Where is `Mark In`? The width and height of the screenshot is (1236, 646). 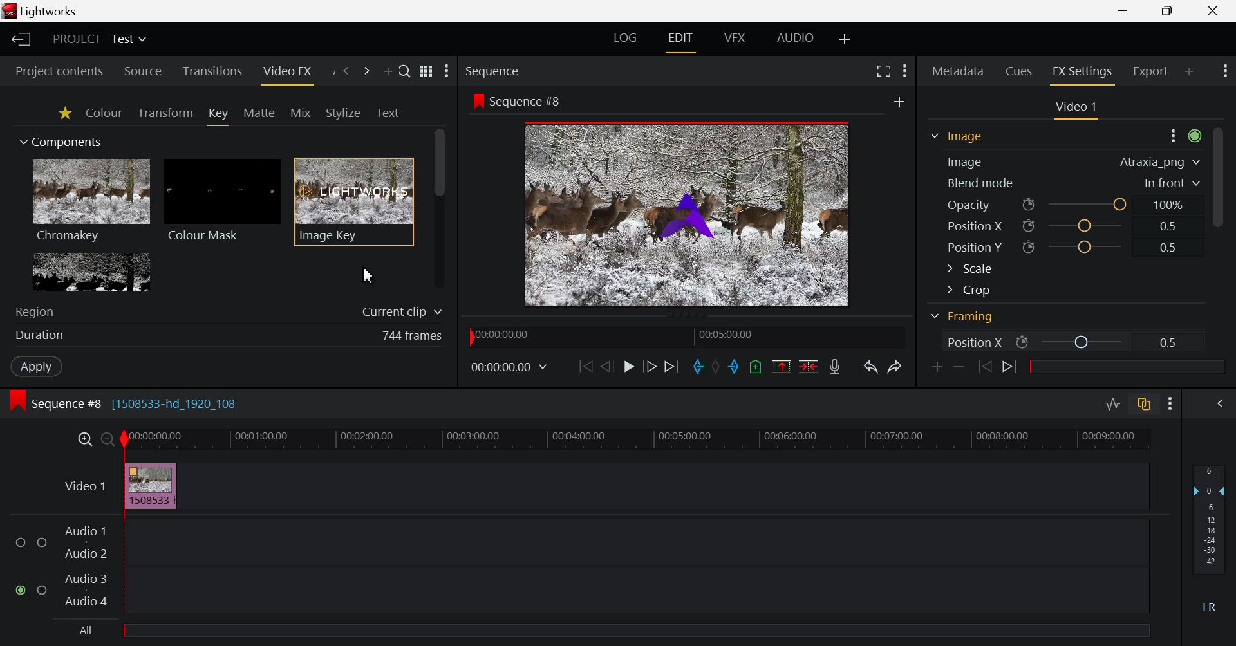 Mark In is located at coordinates (699, 368).